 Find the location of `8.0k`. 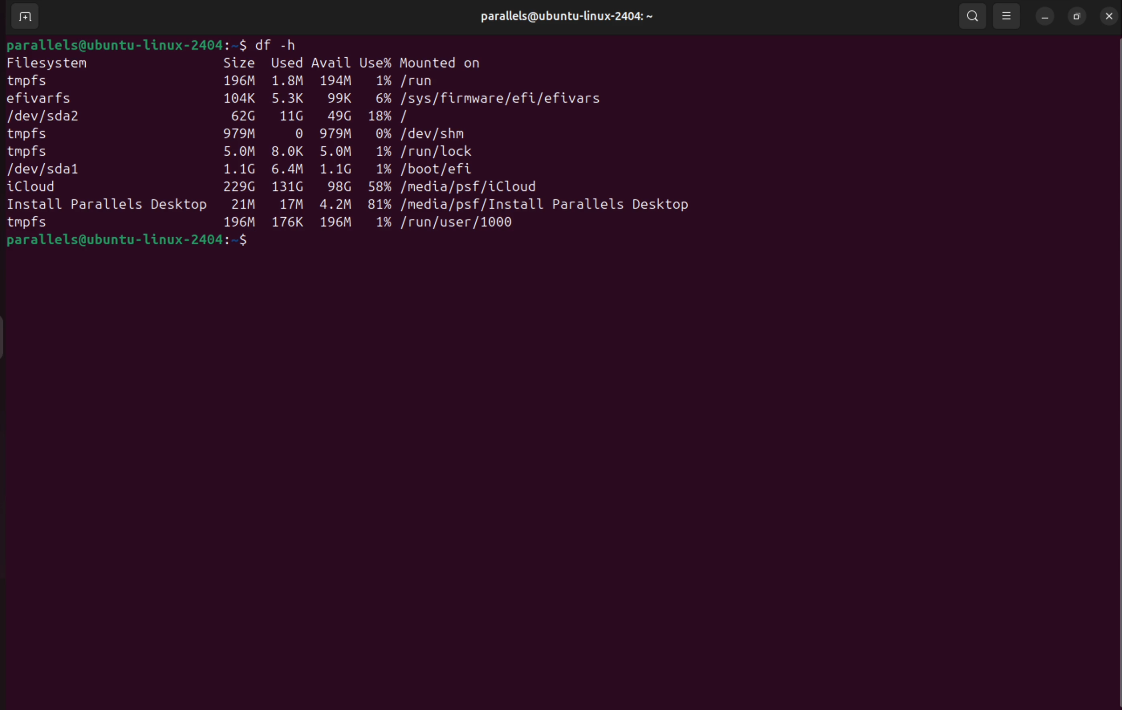

8.0k is located at coordinates (288, 152).